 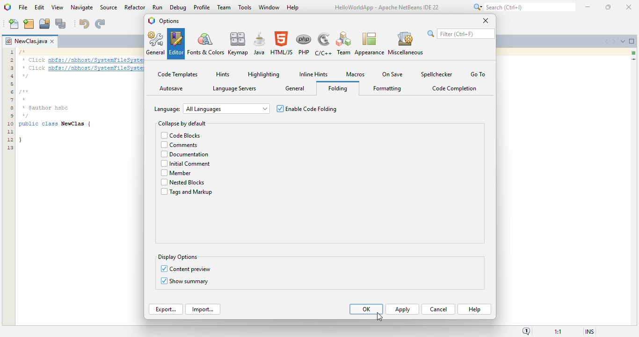 I want to click on fonts & color, so click(x=206, y=43).